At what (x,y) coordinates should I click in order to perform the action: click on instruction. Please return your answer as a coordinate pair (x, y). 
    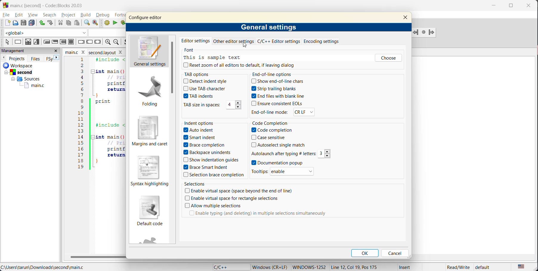
    Looking at the image, I should click on (18, 41).